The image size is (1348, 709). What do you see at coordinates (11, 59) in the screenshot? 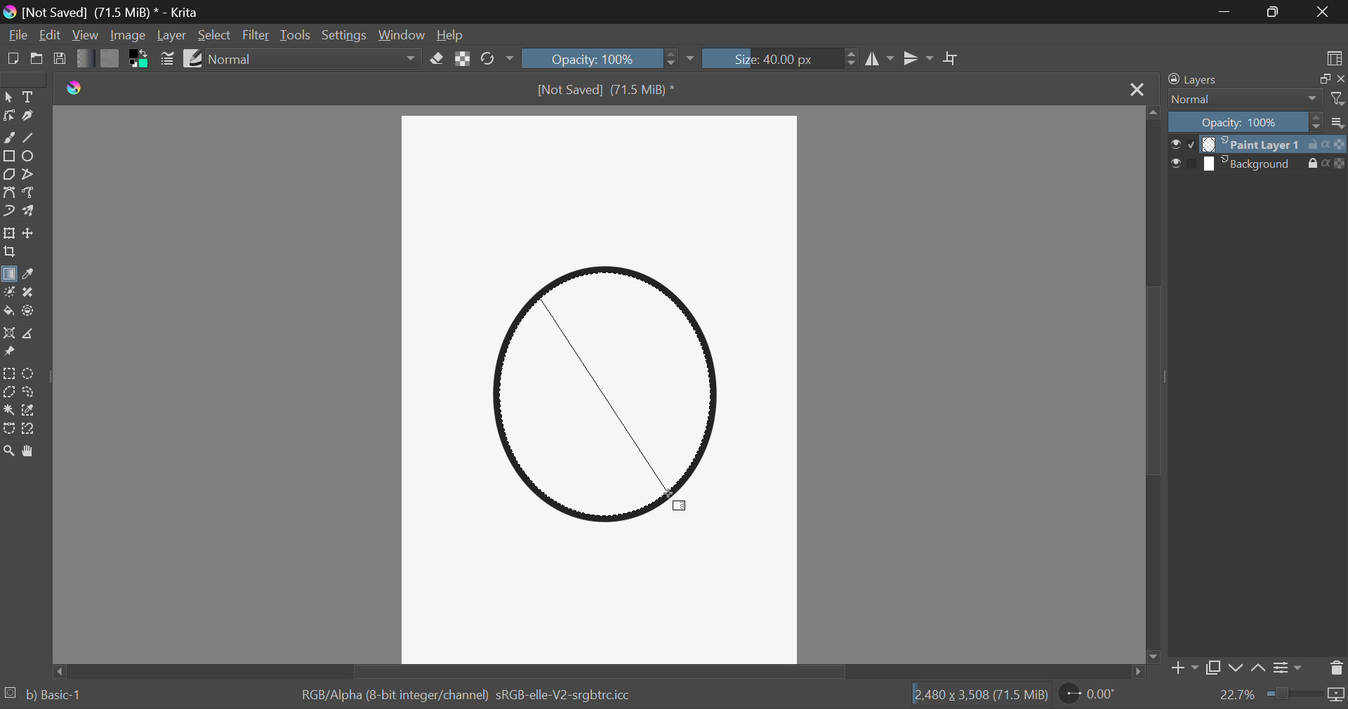
I see `New` at bounding box center [11, 59].